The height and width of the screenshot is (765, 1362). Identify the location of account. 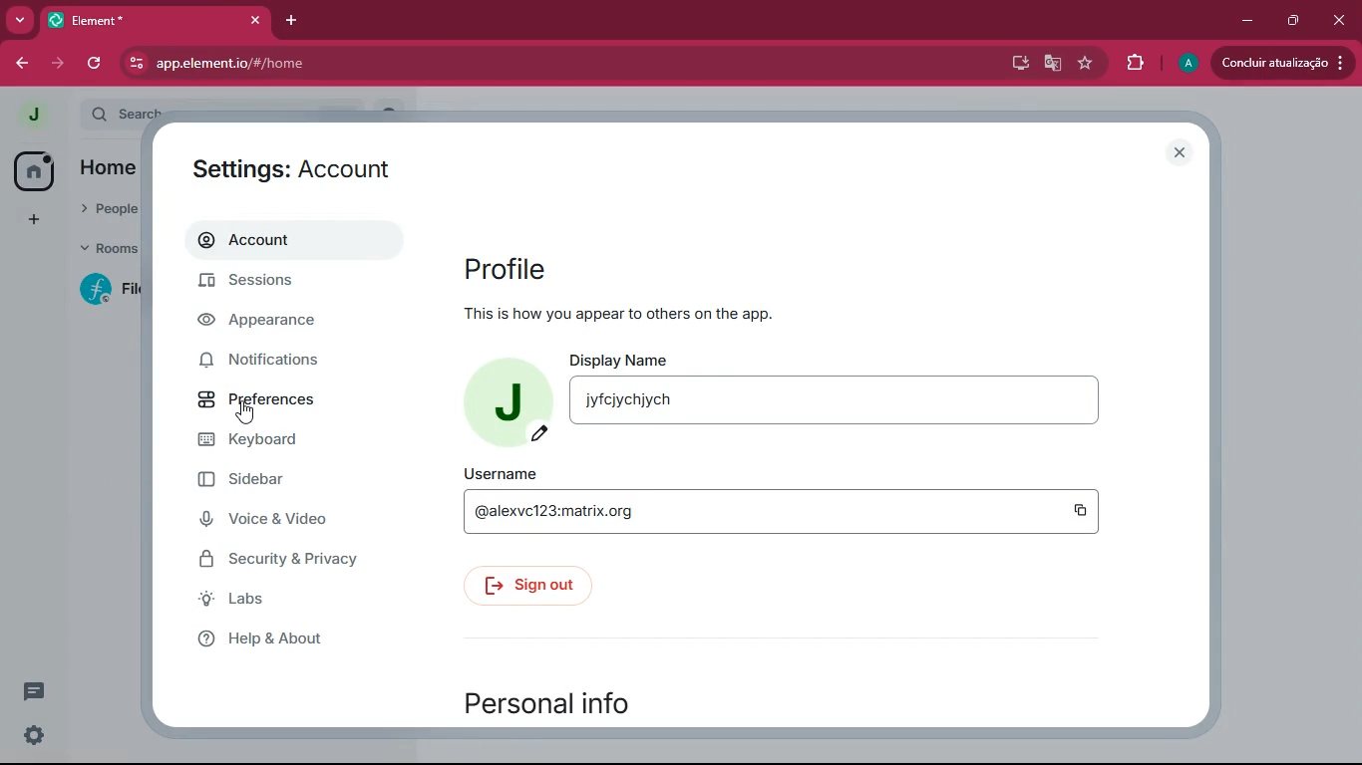
(276, 245).